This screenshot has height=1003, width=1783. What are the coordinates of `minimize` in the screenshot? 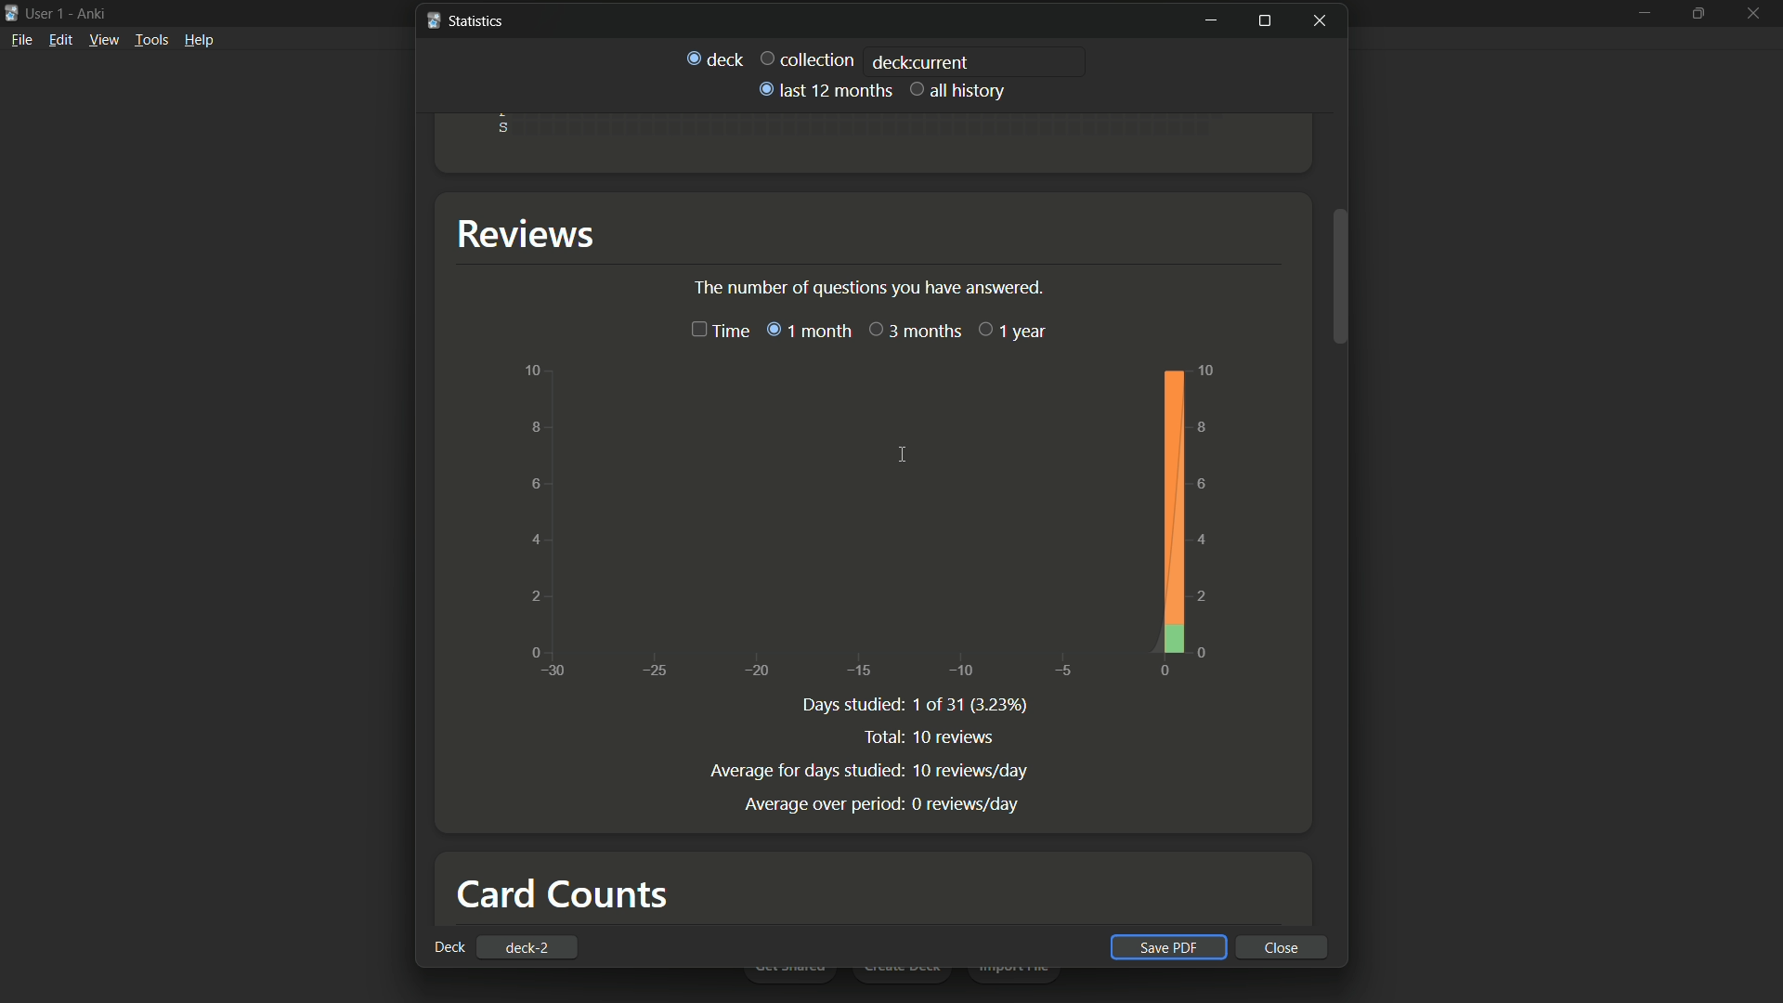 It's located at (1640, 21).